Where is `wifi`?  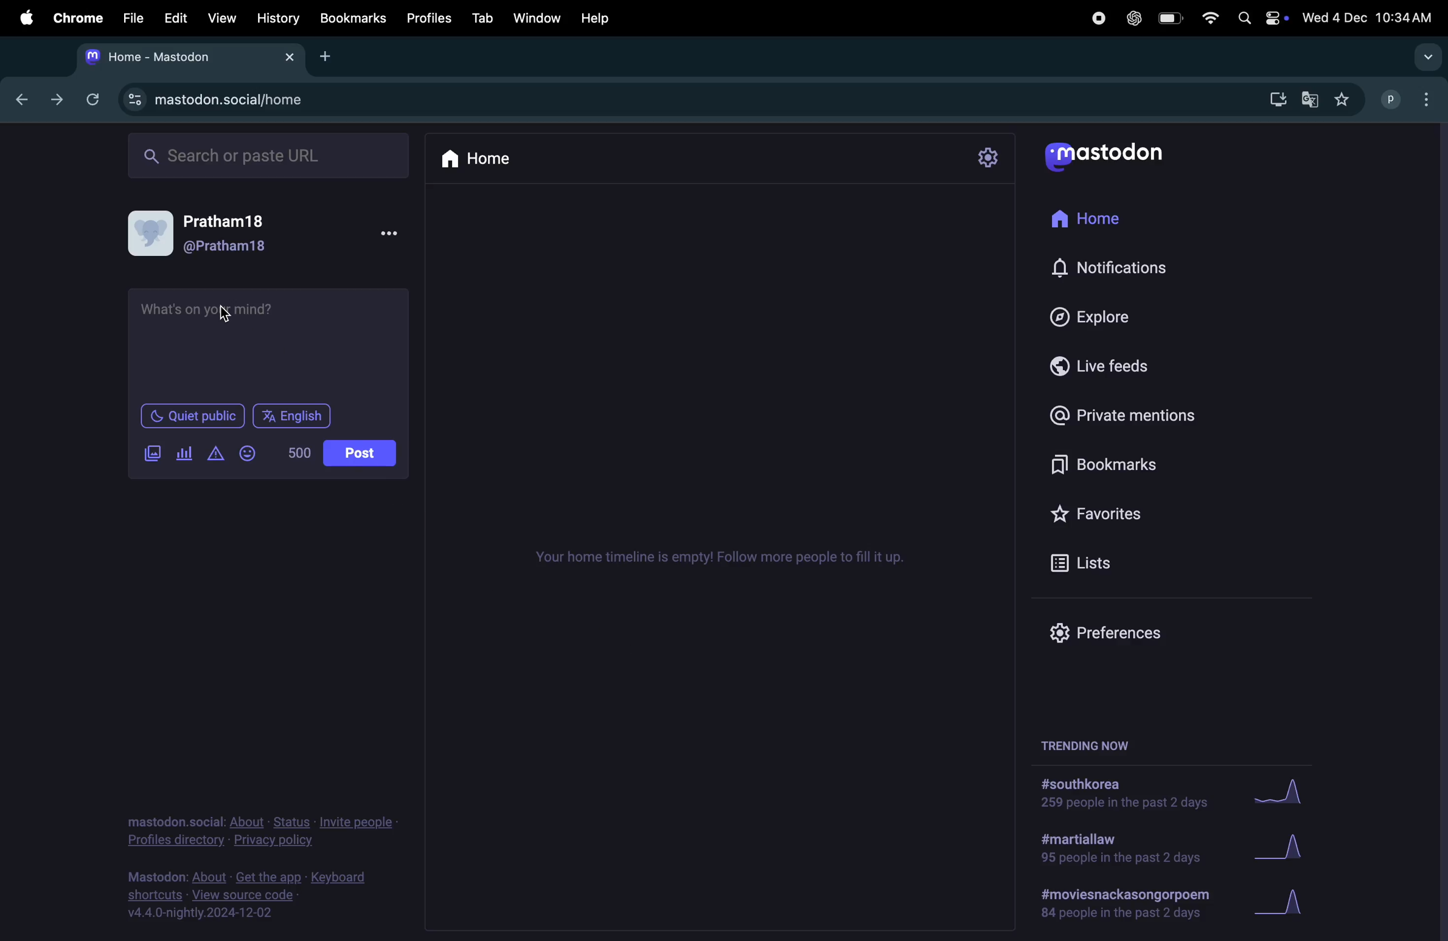
wifi is located at coordinates (1208, 19).